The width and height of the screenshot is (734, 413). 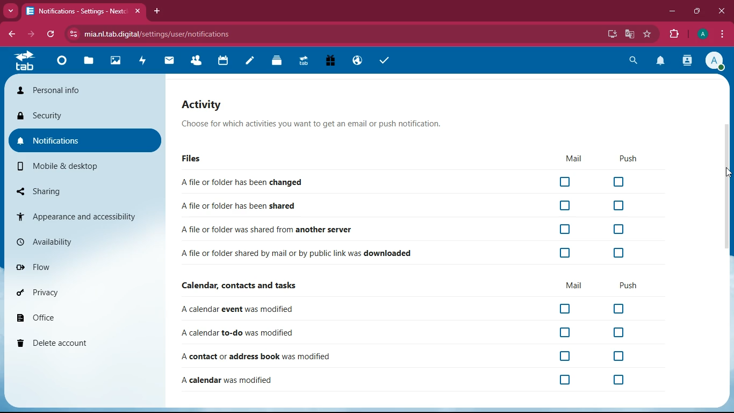 I want to click on availability, so click(x=85, y=243).